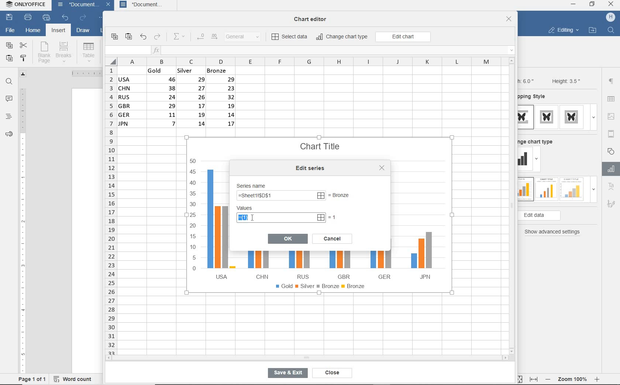 The height and width of the screenshot is (385, 620). What do you see at coordinates (290, 37) in the screenshot?
I see `select data` at bounding box center [290, 37].